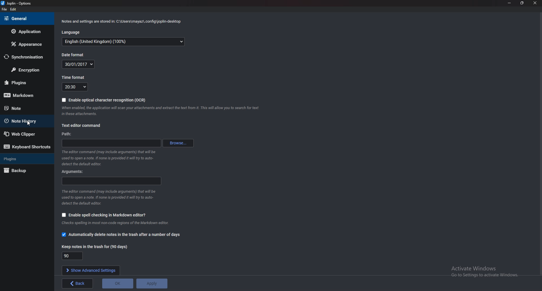 The width and height of the screenshot is (542, 291). Describe the element at coordinates (30, 123) in the screenshot. I see `Cursor` at that location.